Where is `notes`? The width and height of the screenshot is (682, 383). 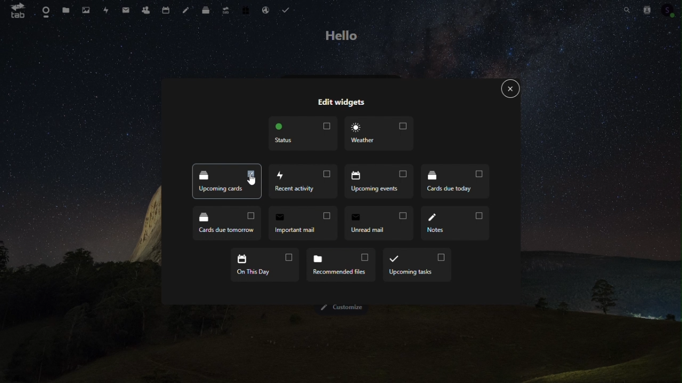 notes is located at coordinates (456, 224).